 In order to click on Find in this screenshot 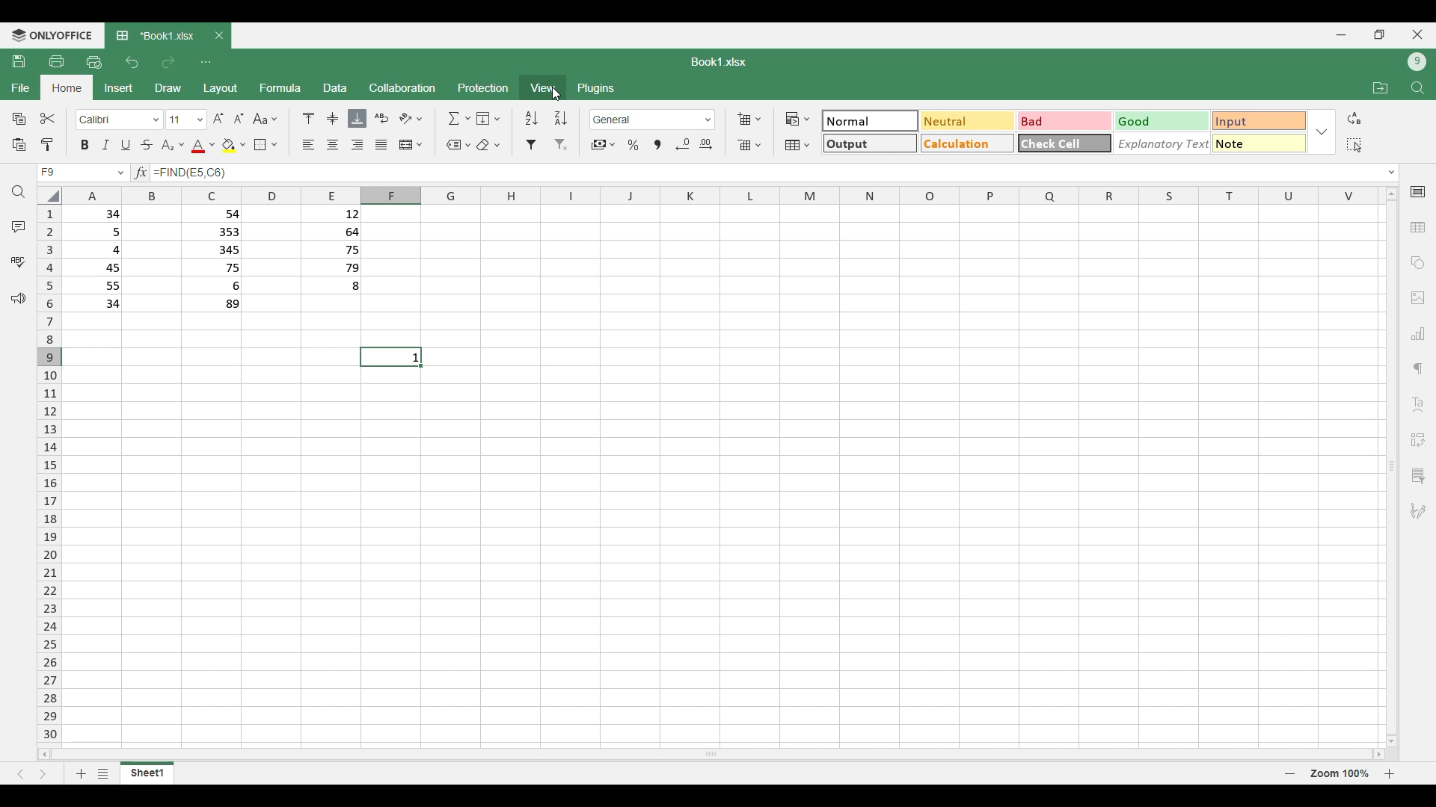, I will do `click(1418, 88)`.